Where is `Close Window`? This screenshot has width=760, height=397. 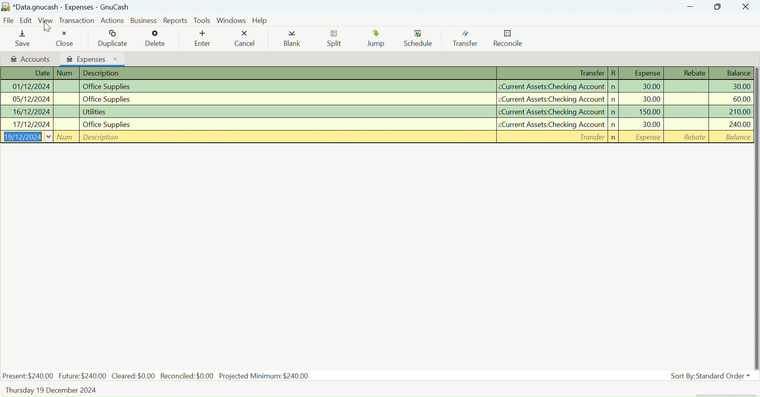
Close Window is located at coordinates (746, 6).